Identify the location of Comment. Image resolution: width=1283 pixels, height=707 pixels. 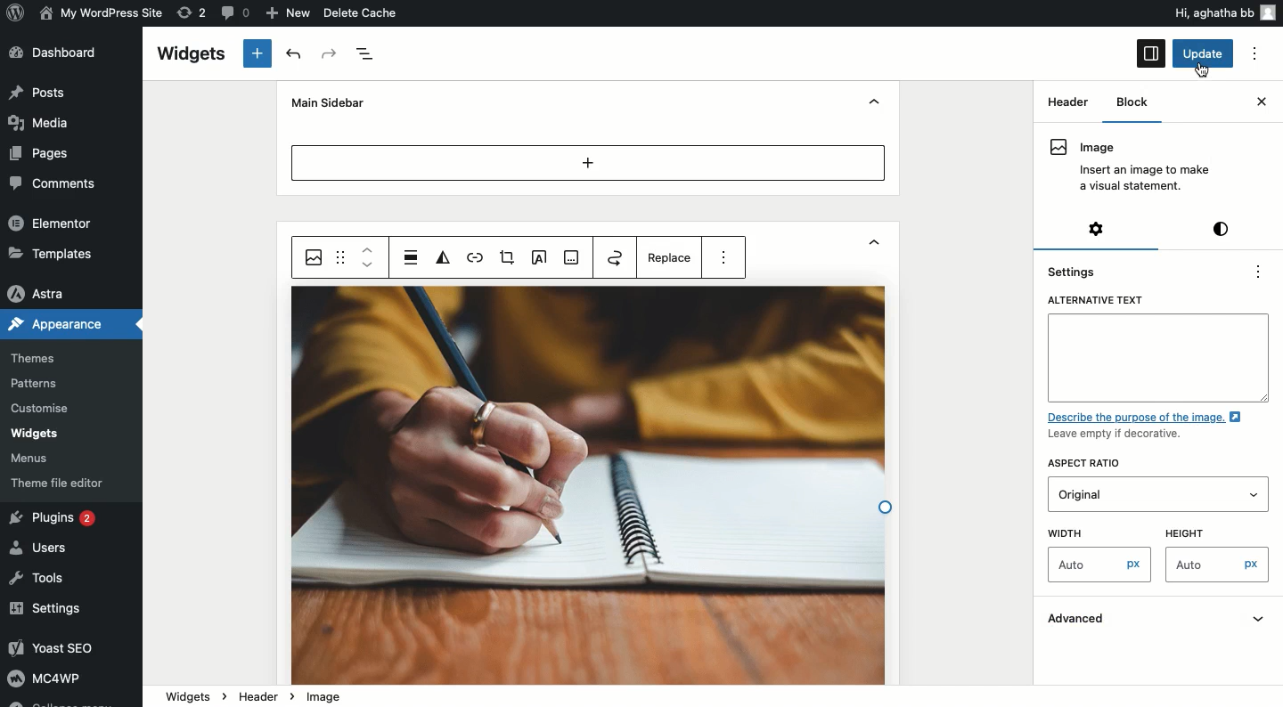
(233, 12).